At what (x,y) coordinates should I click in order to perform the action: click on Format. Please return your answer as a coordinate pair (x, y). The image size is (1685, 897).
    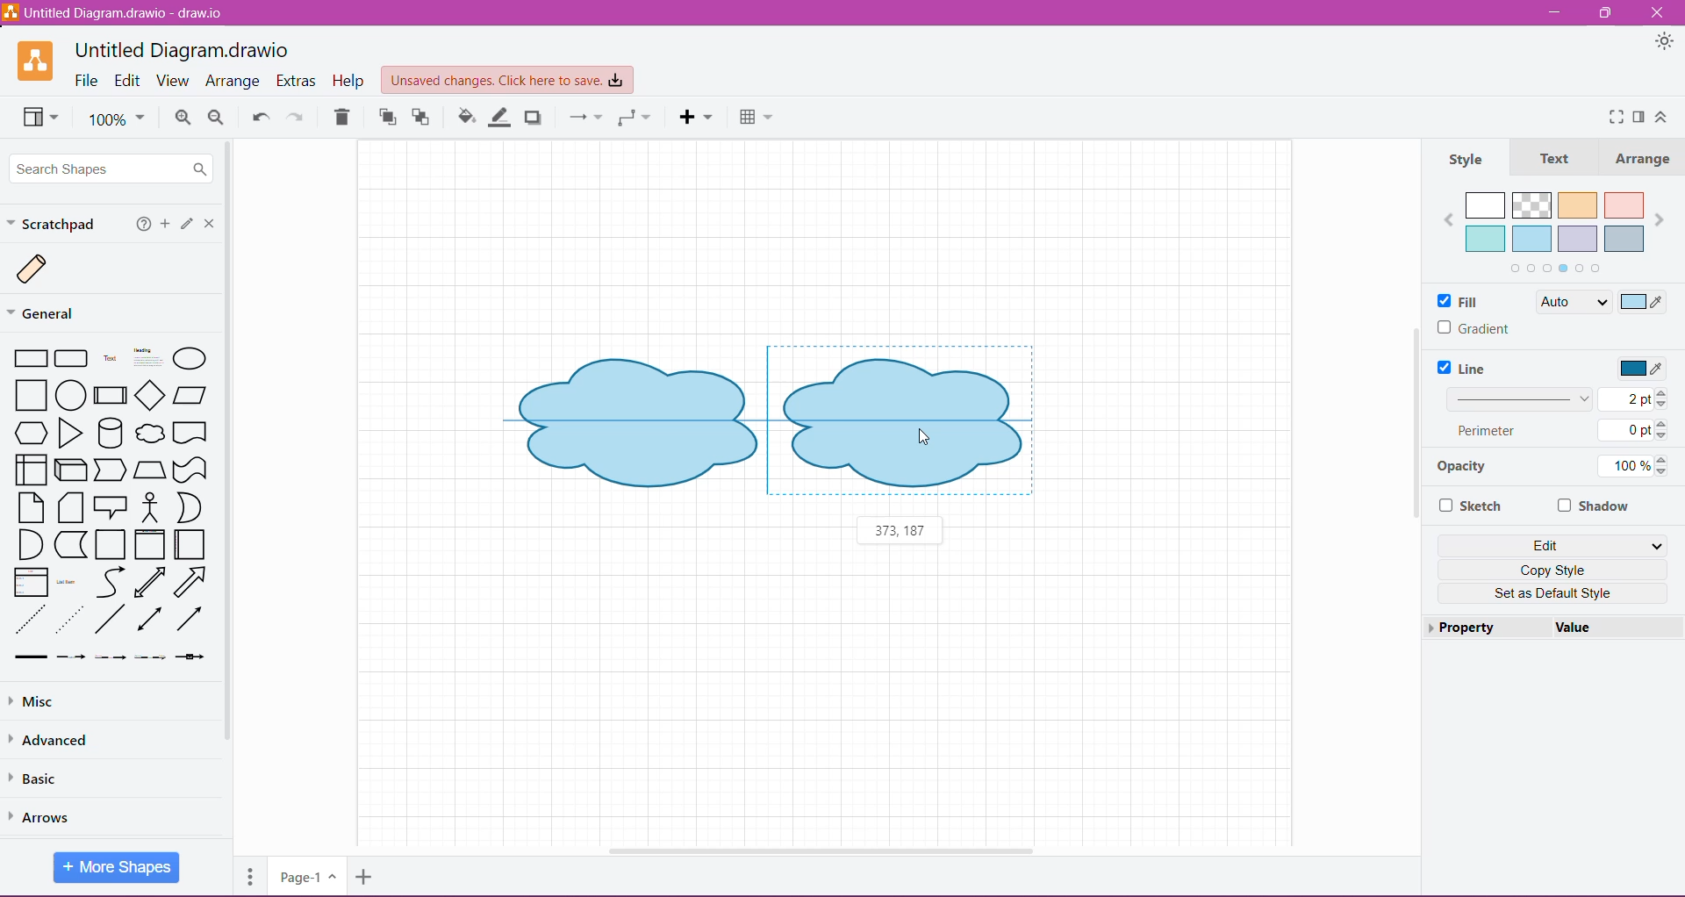
    Looking at the image, I should click on (1639, 116).